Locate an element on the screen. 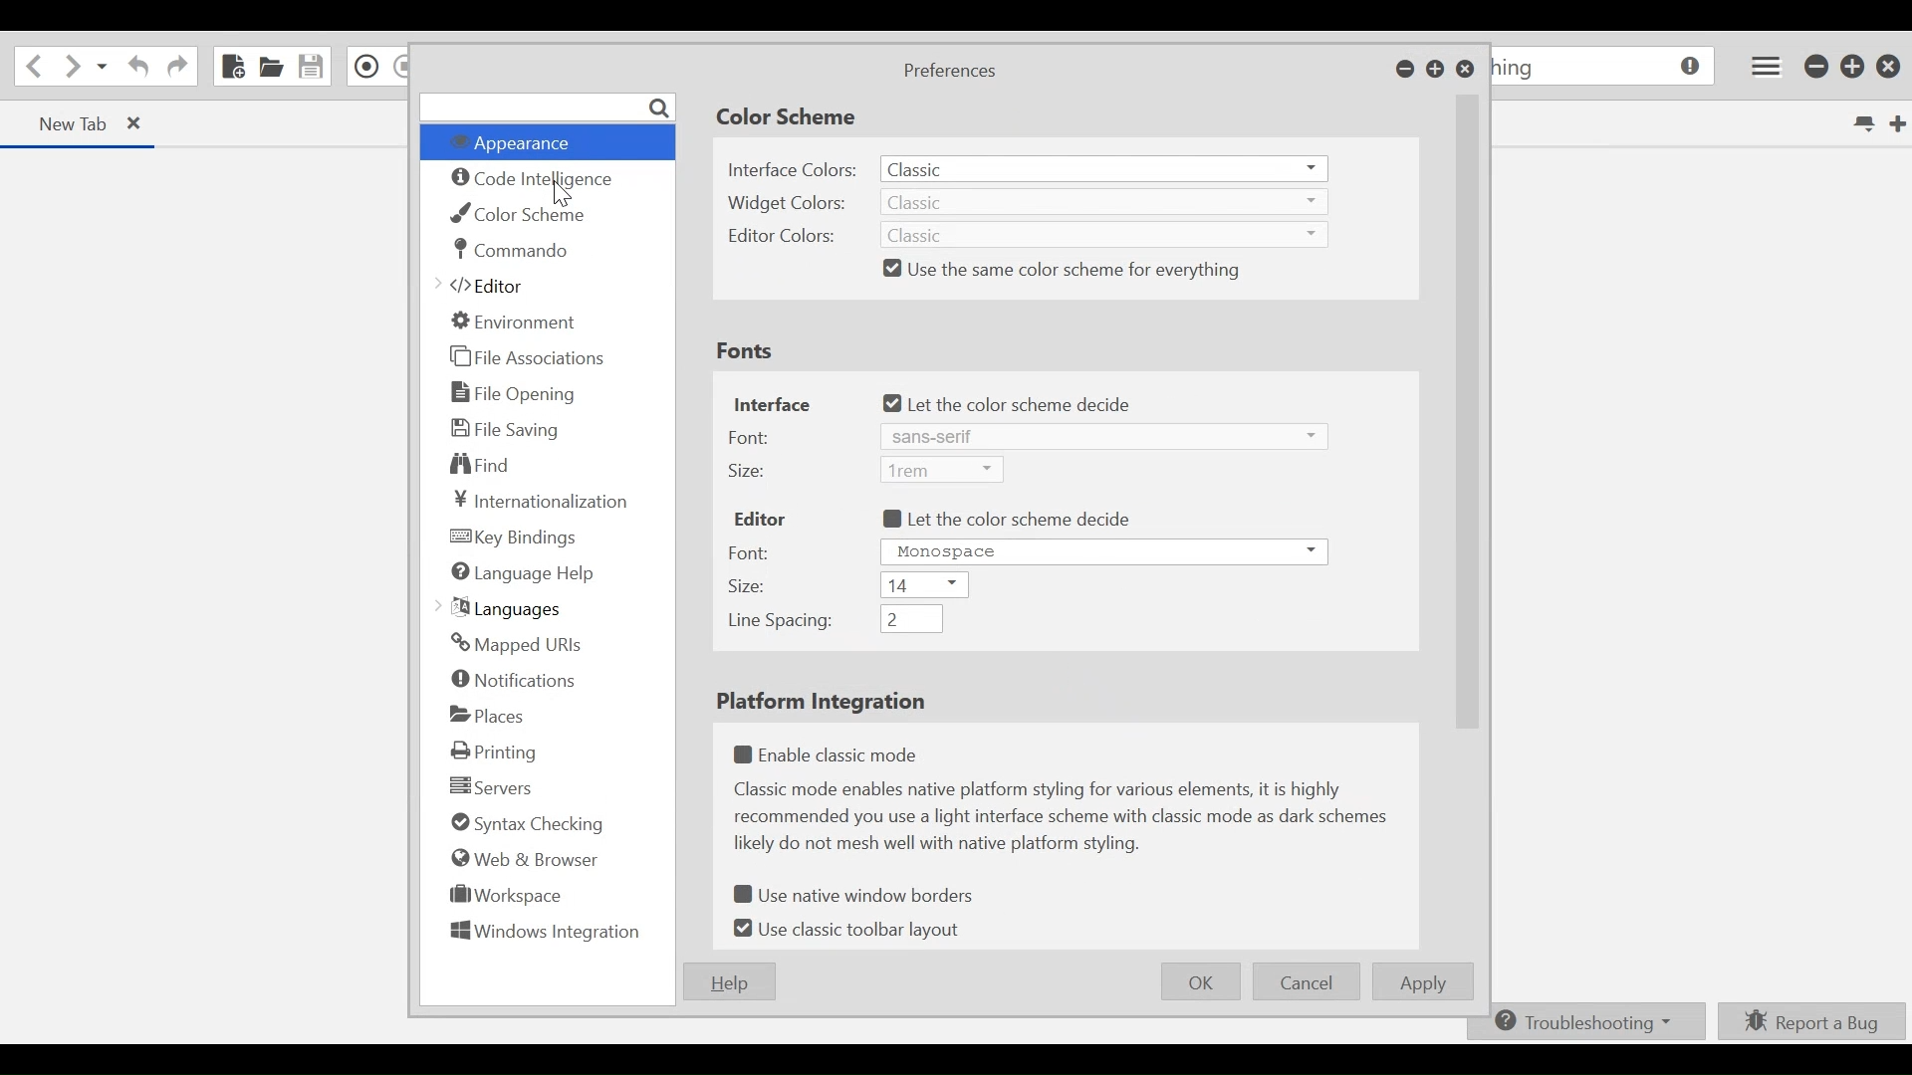 The image size is (1912, 1075). classic is located at coordinates (1102, 169).